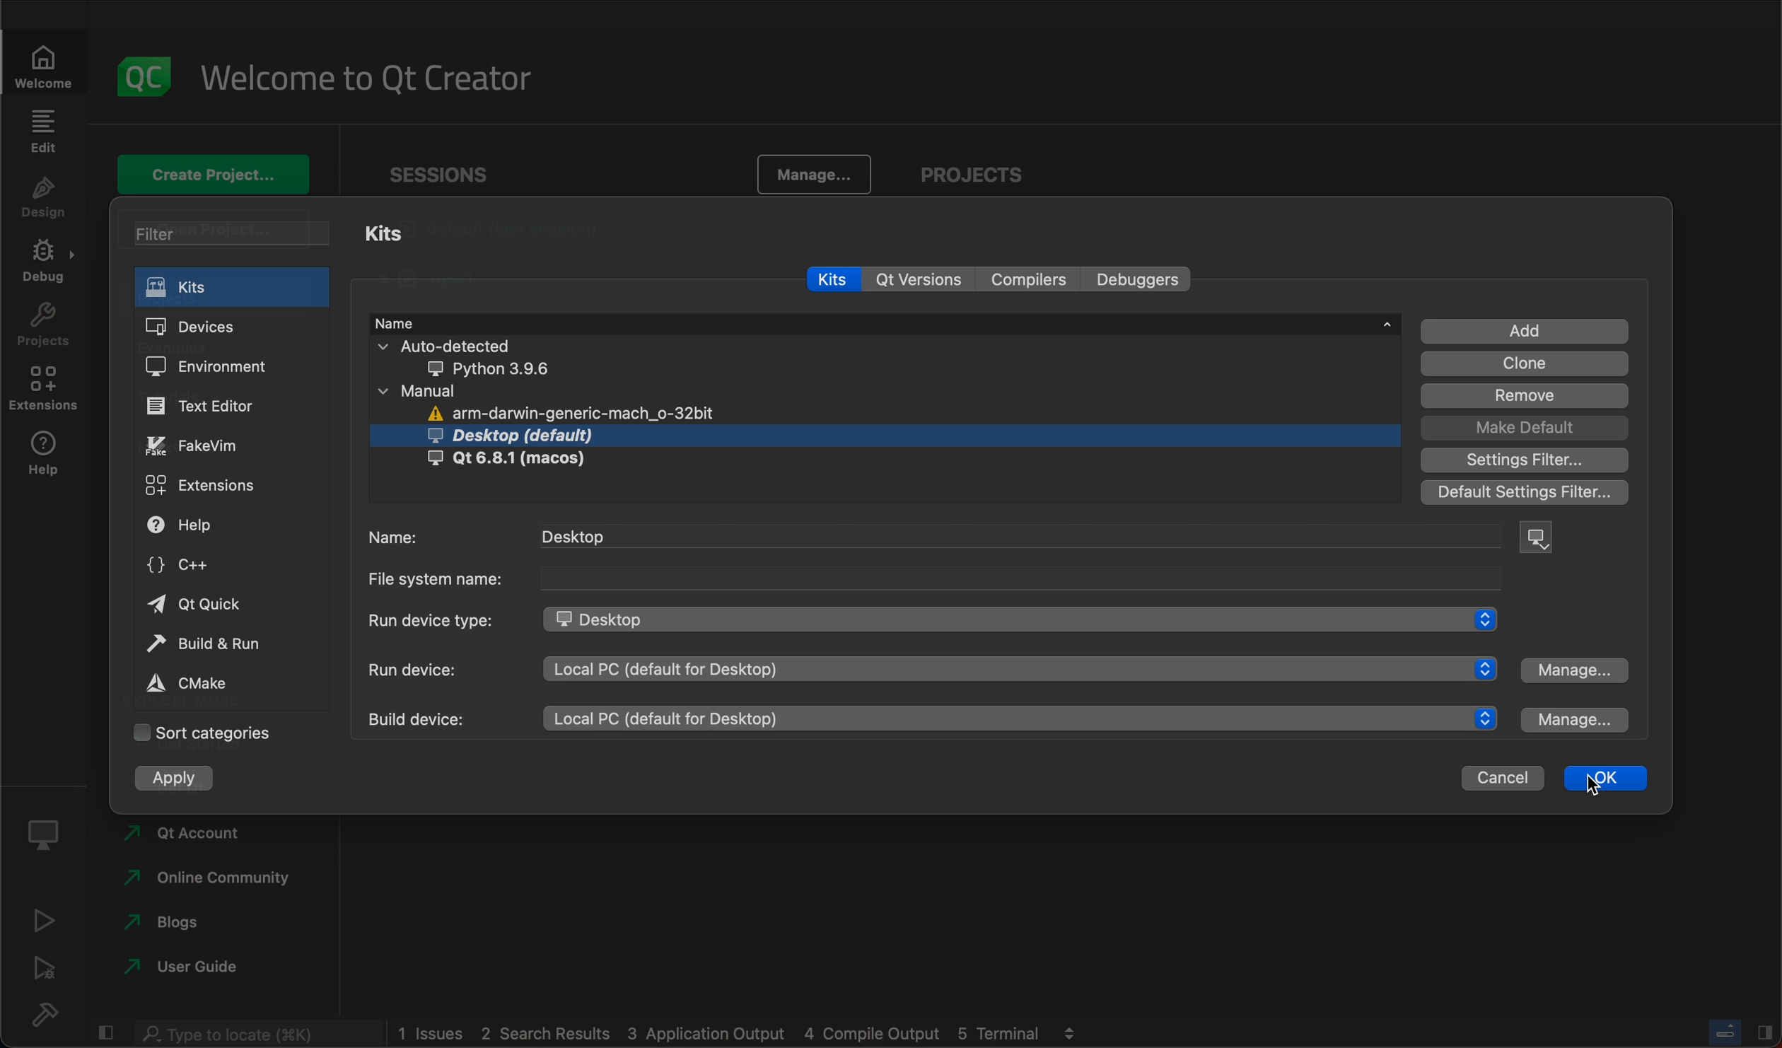 This screenshot has width=1782, height=1048. What do you see at coordinates (362, 75) in the screenshot?
I see `welcome to qt creator` at bounding box center [362, 75].